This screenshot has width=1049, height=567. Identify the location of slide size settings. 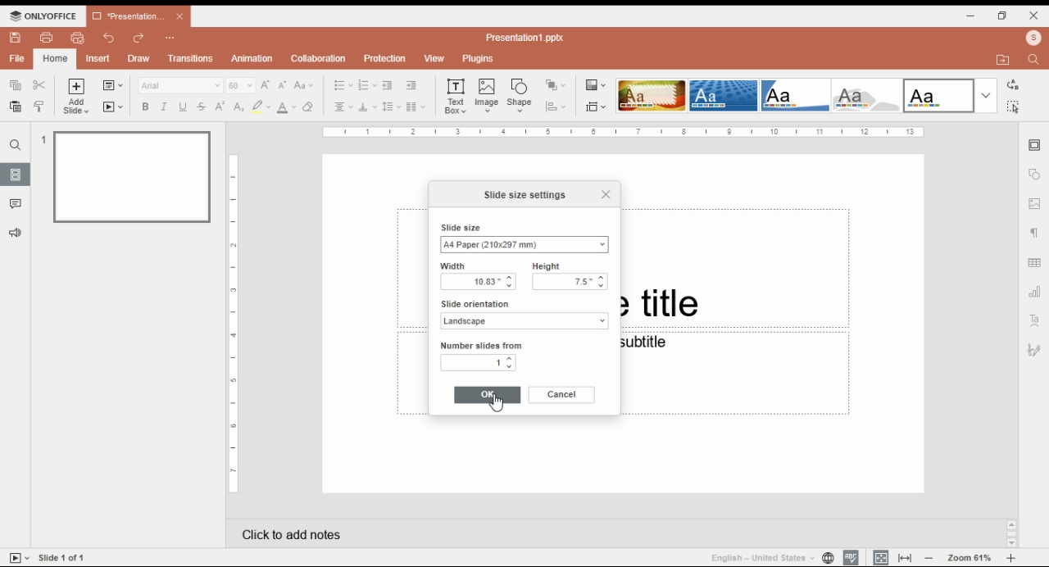
(524, 195).